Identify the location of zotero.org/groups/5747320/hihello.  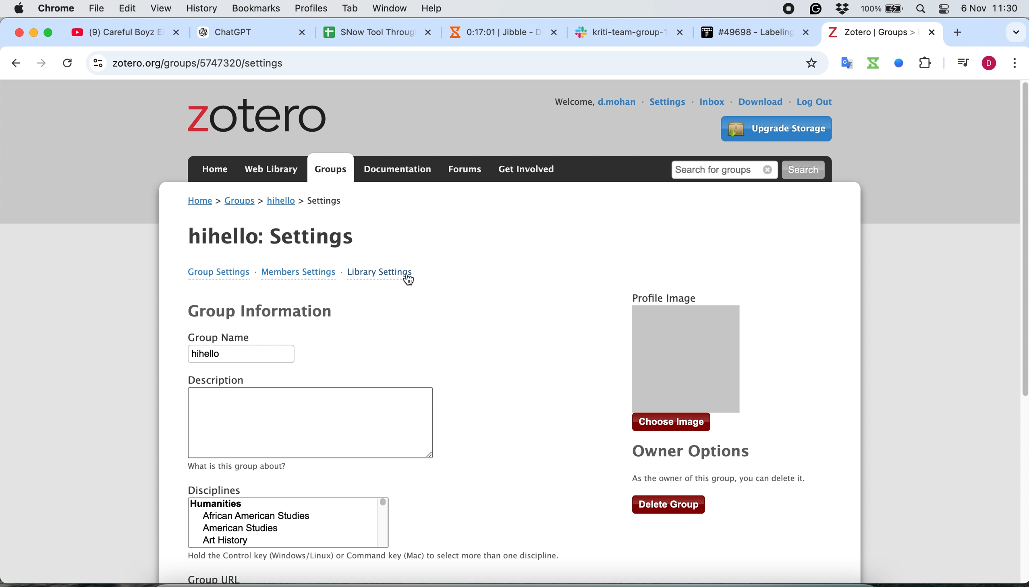
(226, 64).